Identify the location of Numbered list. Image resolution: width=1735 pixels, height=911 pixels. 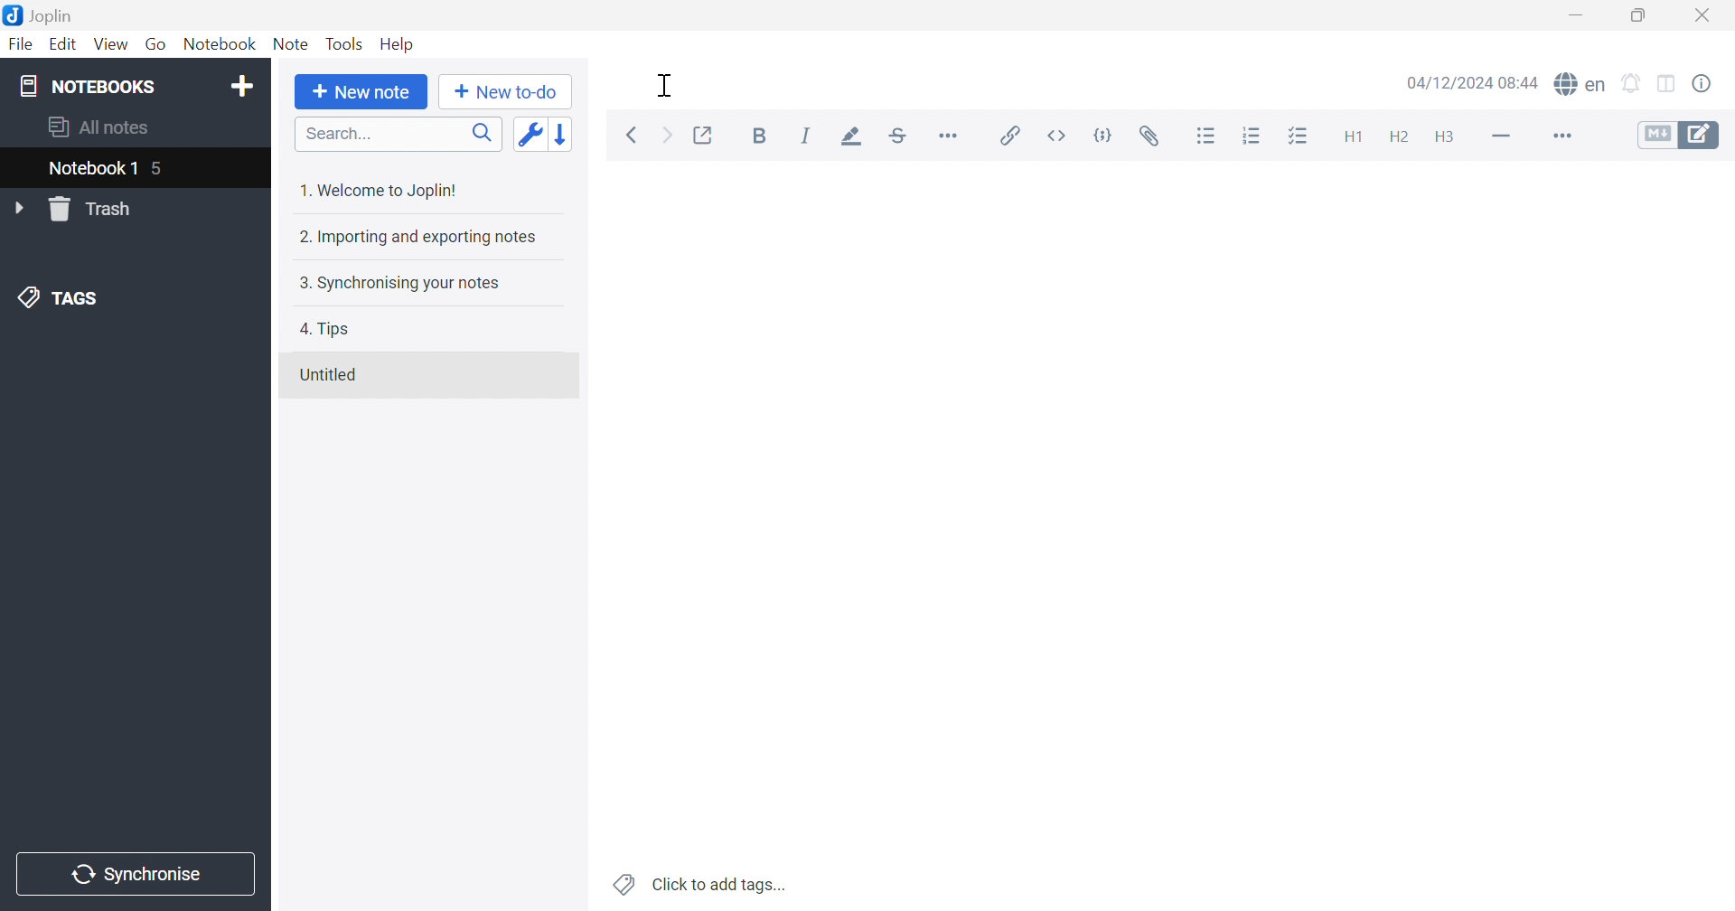
(1252, 136).